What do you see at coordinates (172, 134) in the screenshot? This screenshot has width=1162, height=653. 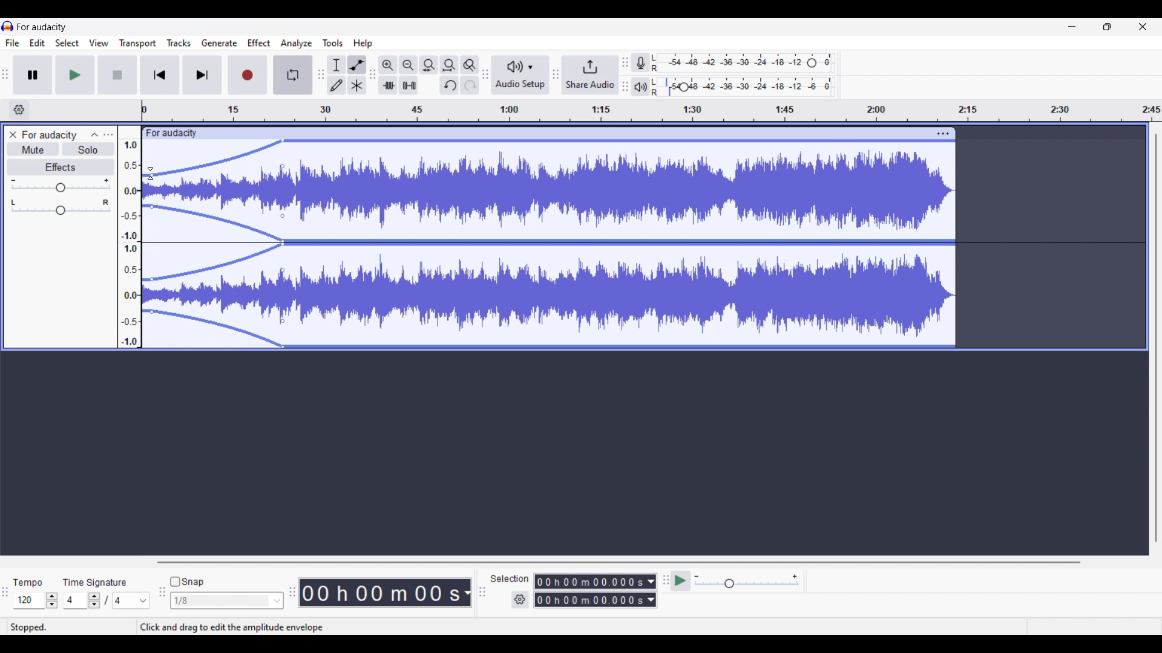 I see `for audacity` at bounding box center [172, 134].